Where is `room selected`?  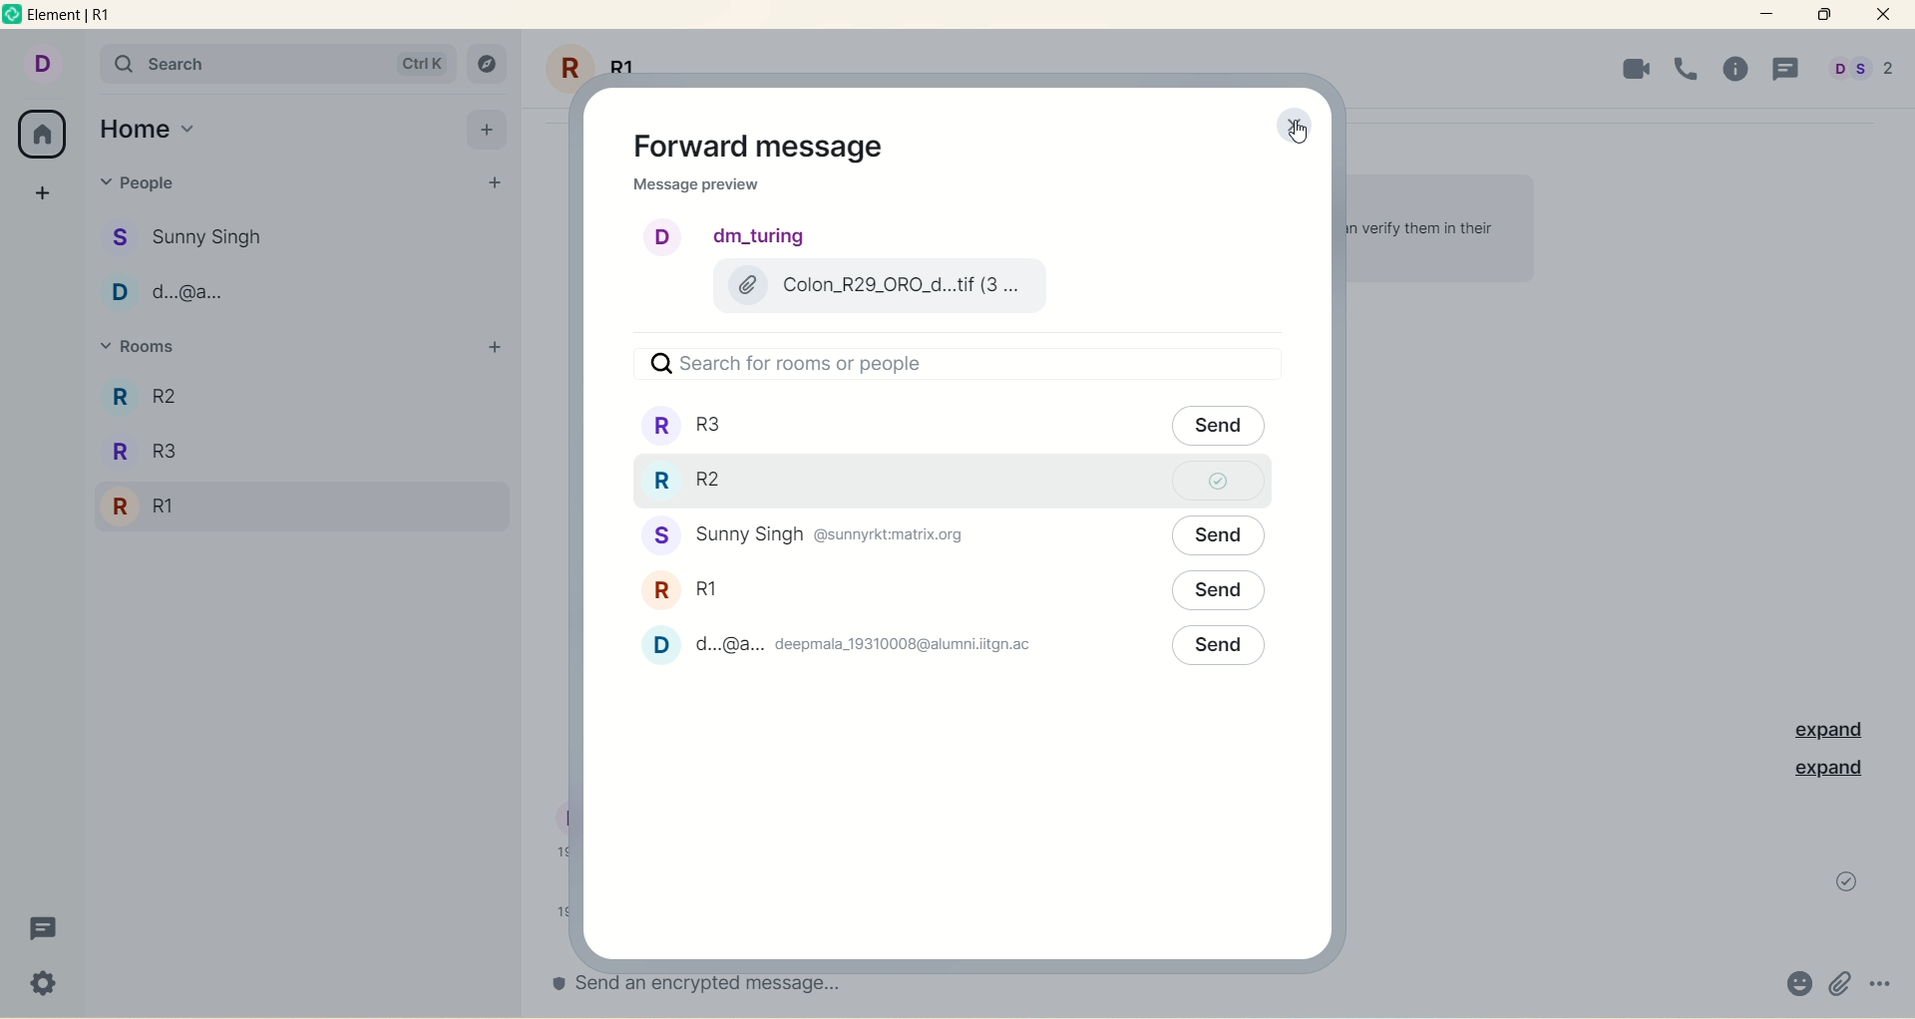
room selected is located at coordinates (942, 484).